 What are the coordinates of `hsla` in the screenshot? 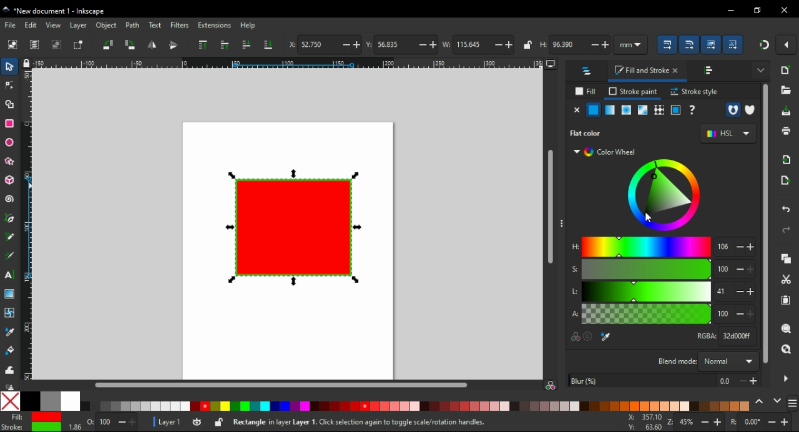 It's located at (573, 279).